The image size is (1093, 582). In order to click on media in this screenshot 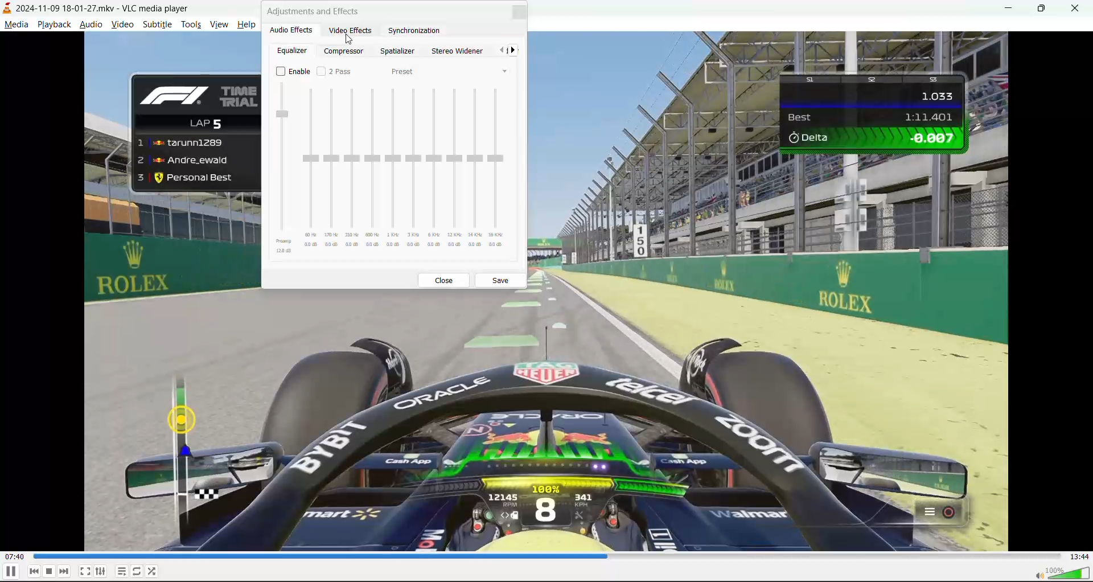, I will do `click(15, 24)`.